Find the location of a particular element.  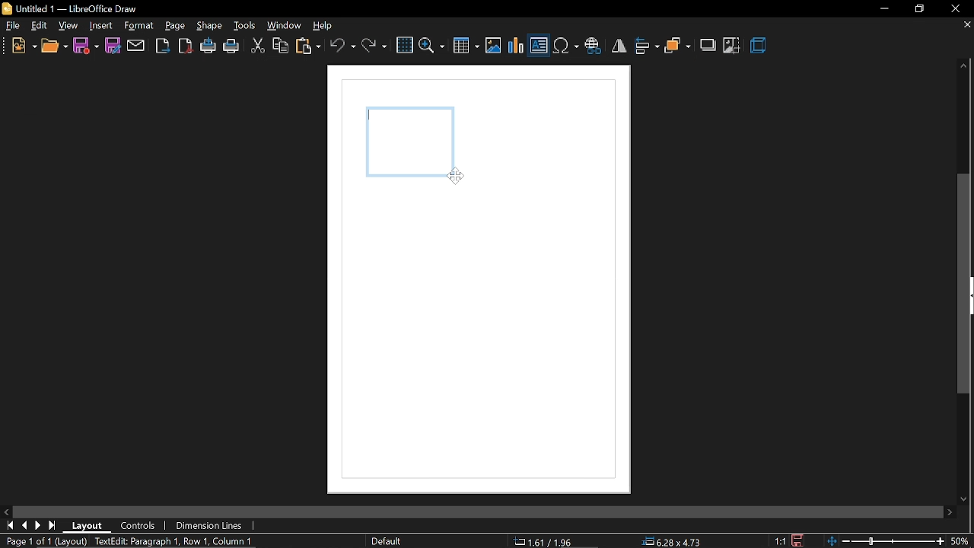

file is located at coordinates (14, 27).